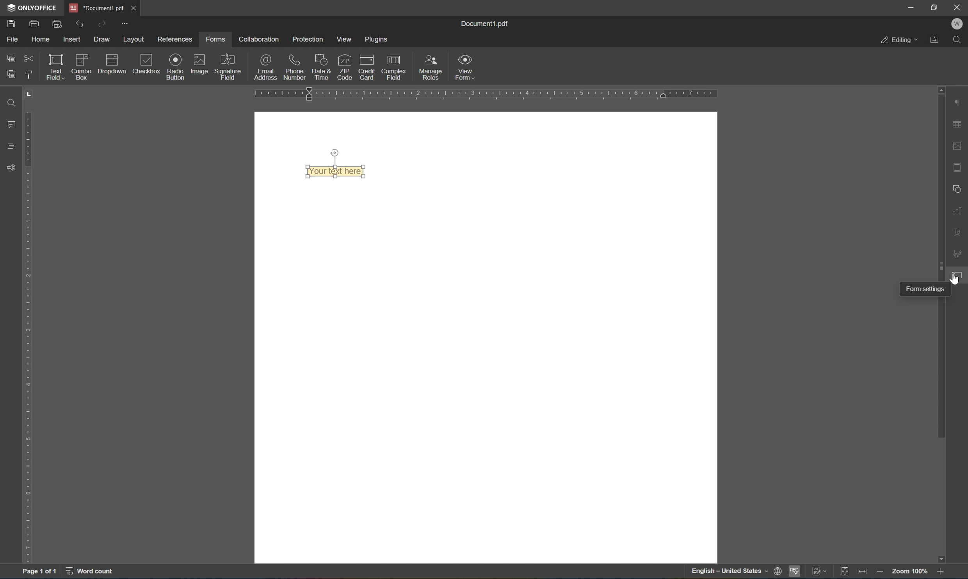 The image size is (968, 579). What do you see at coordinates (82, 67) in the screenshot?
I see `combo box` at bounding box center [82, 67].